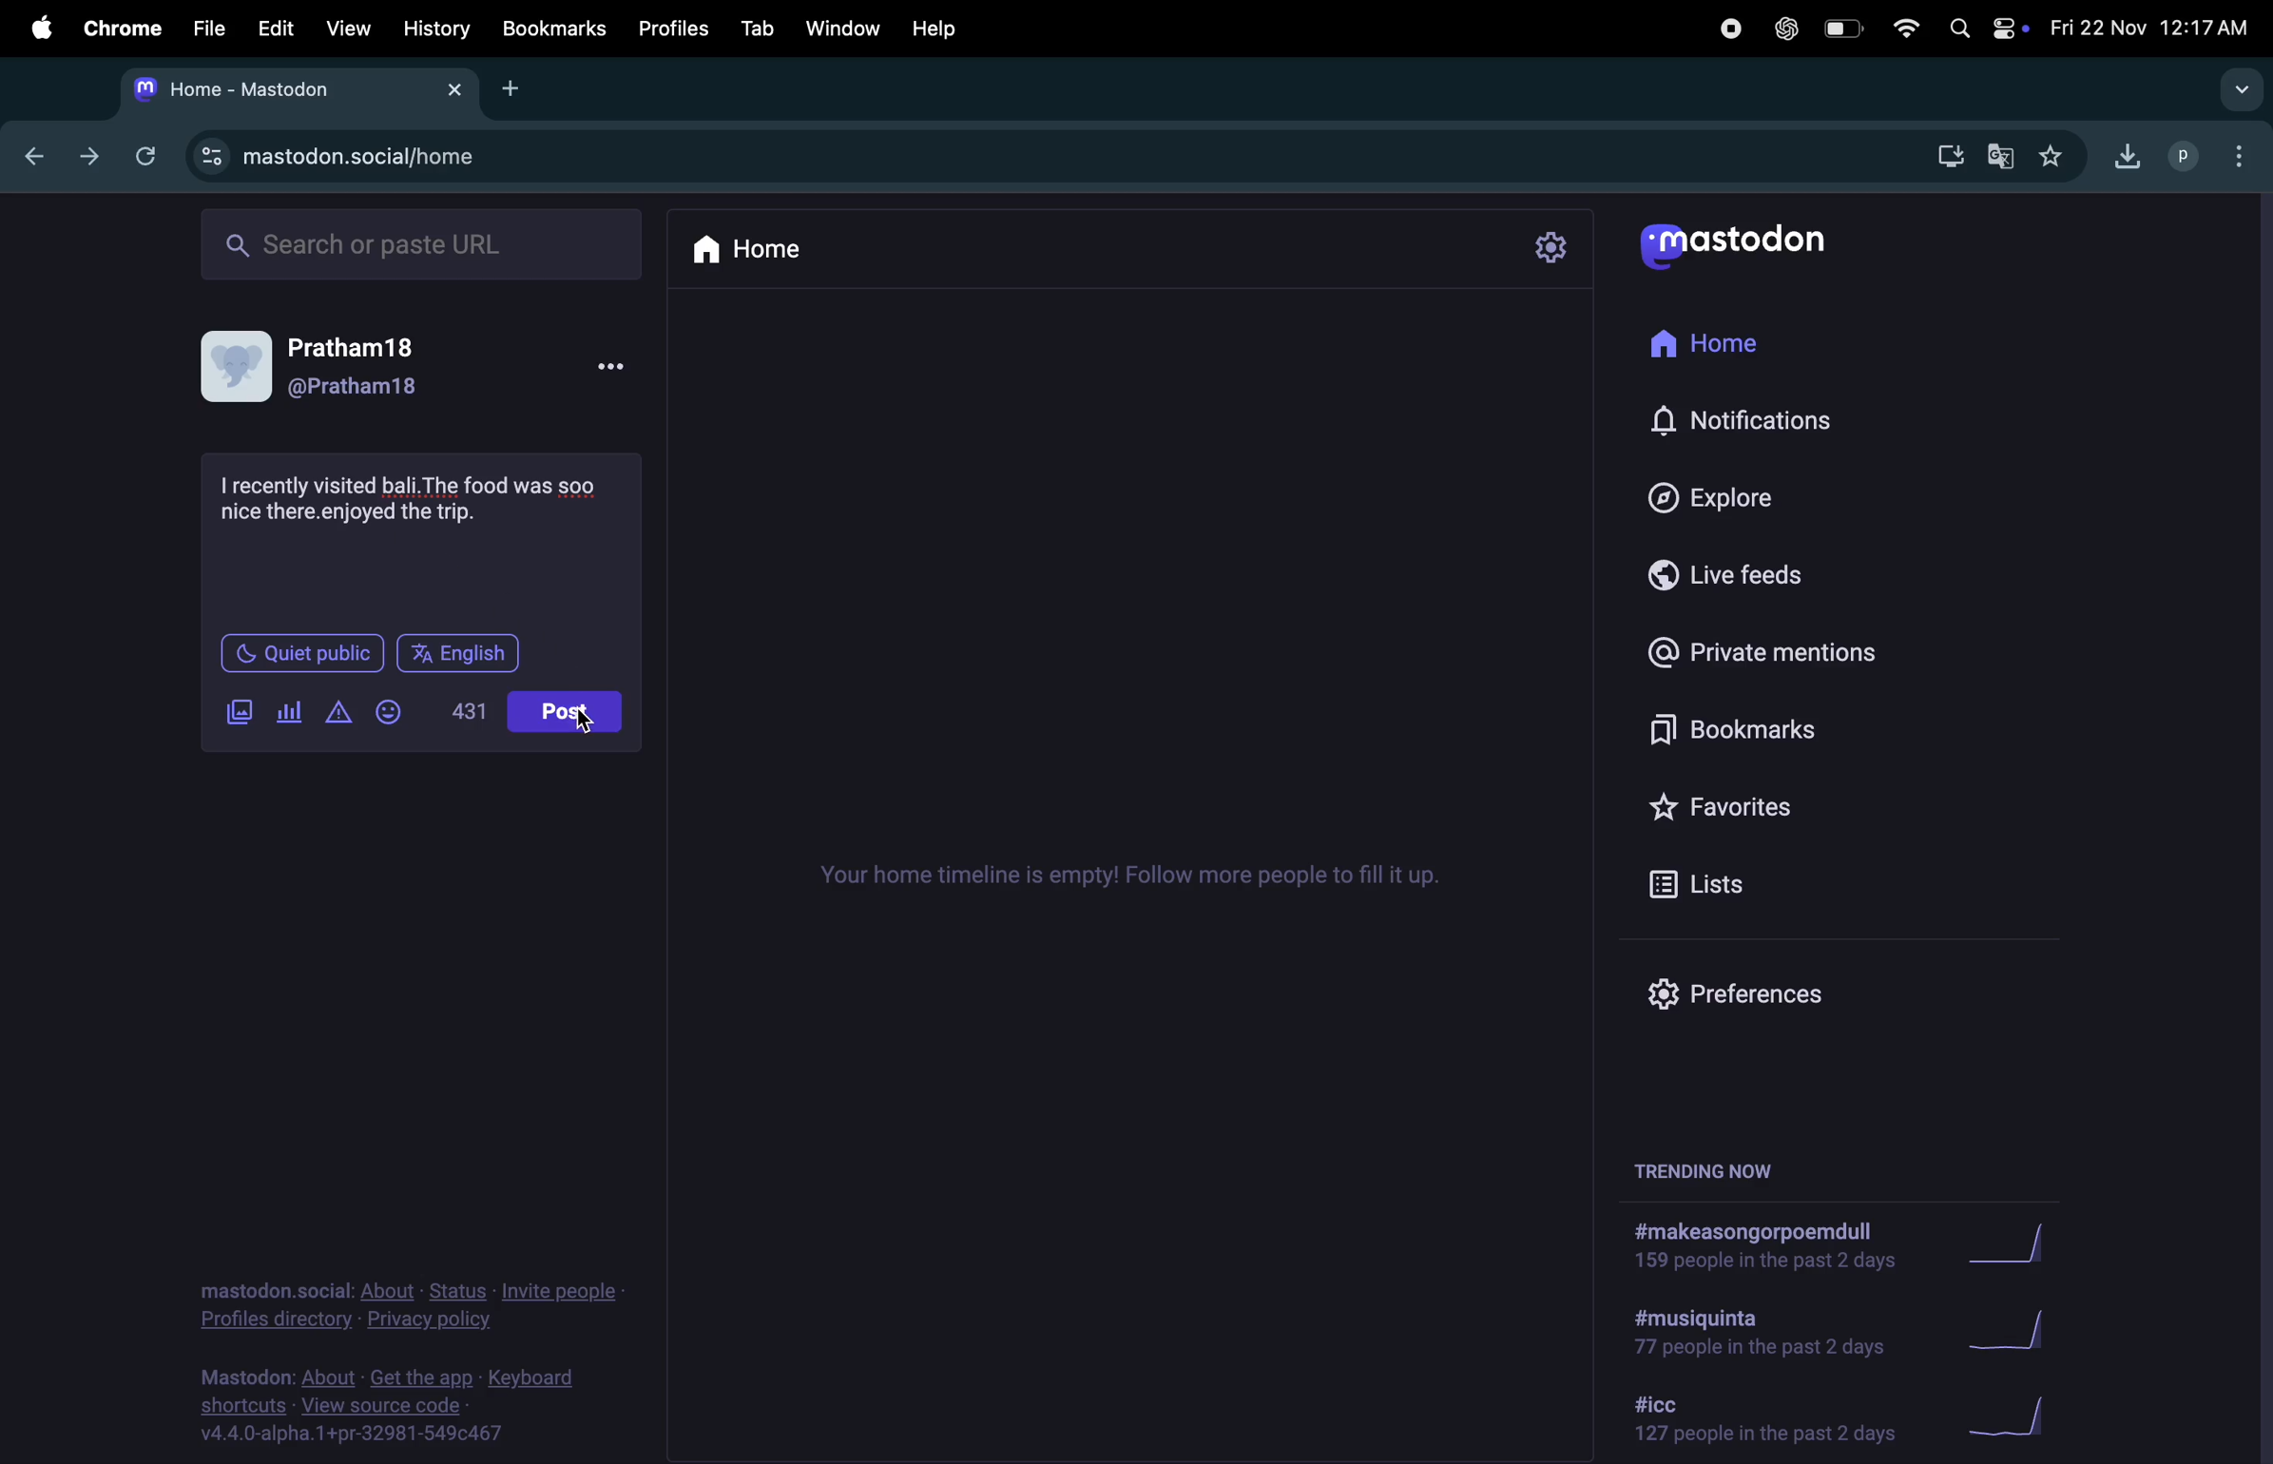  Describe the element at coordinates (1737, 418) in the screenshot. I see `notifications` at that location.